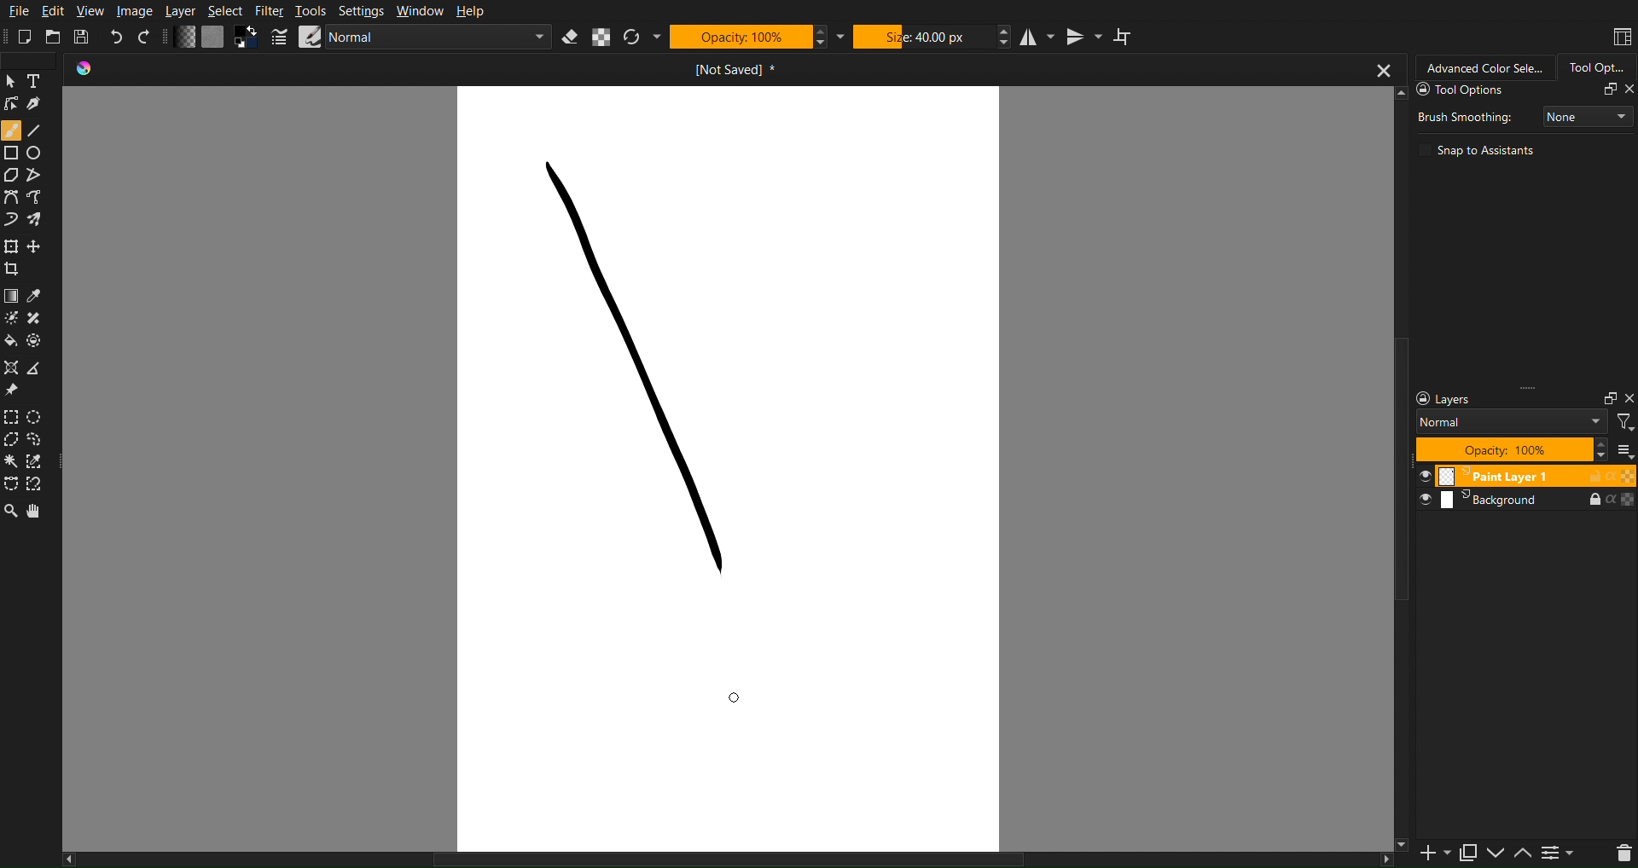 The width and height of the screenshot is (1638, 868). I want to click on Color Settings, so click(216, 38).